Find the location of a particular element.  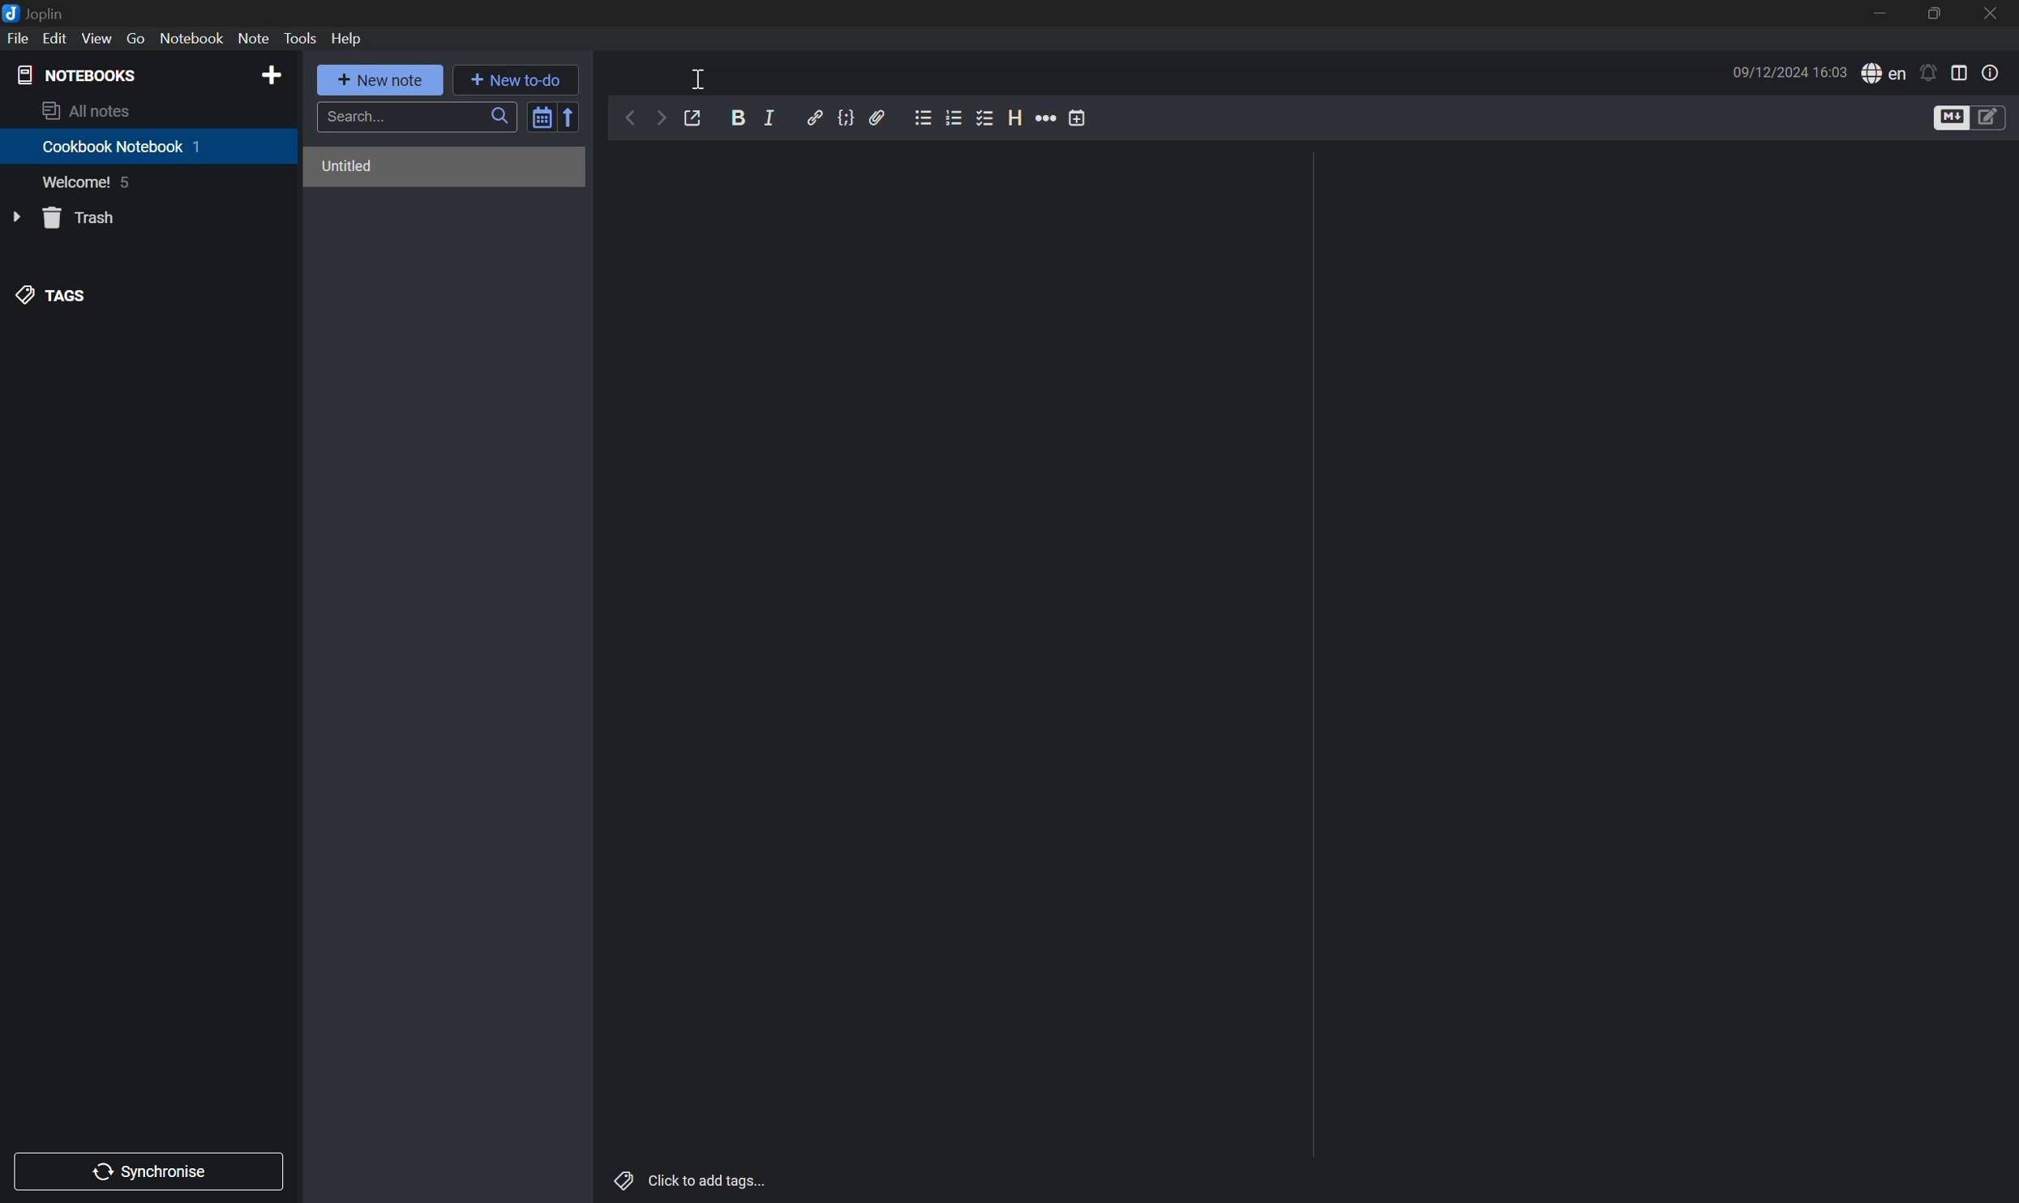

Italic is located at coordinates (773, 118).